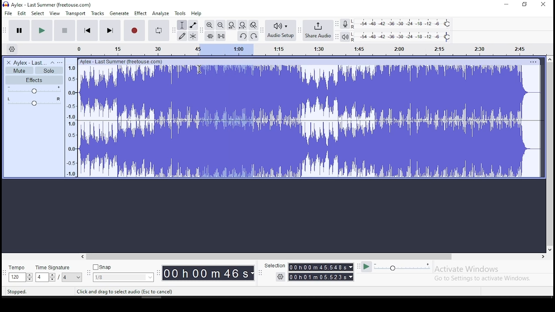 The height and width of the screenshot is (312, 555). I want to click on 00h 00m 00 s, so click(207, 272).